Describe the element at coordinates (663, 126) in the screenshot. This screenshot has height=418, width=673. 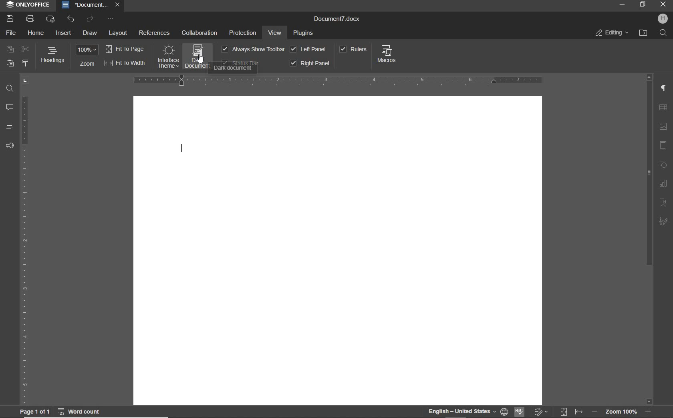
I see `IMAGE` at that location.